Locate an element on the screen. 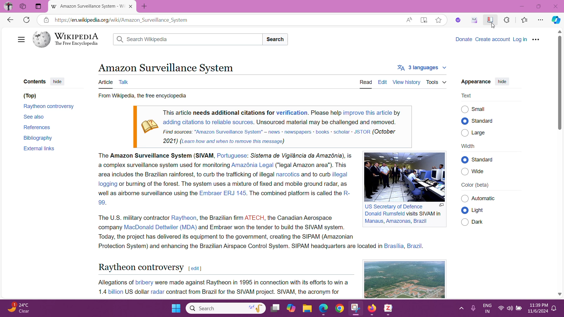  image is located at coordinates (378, 279).